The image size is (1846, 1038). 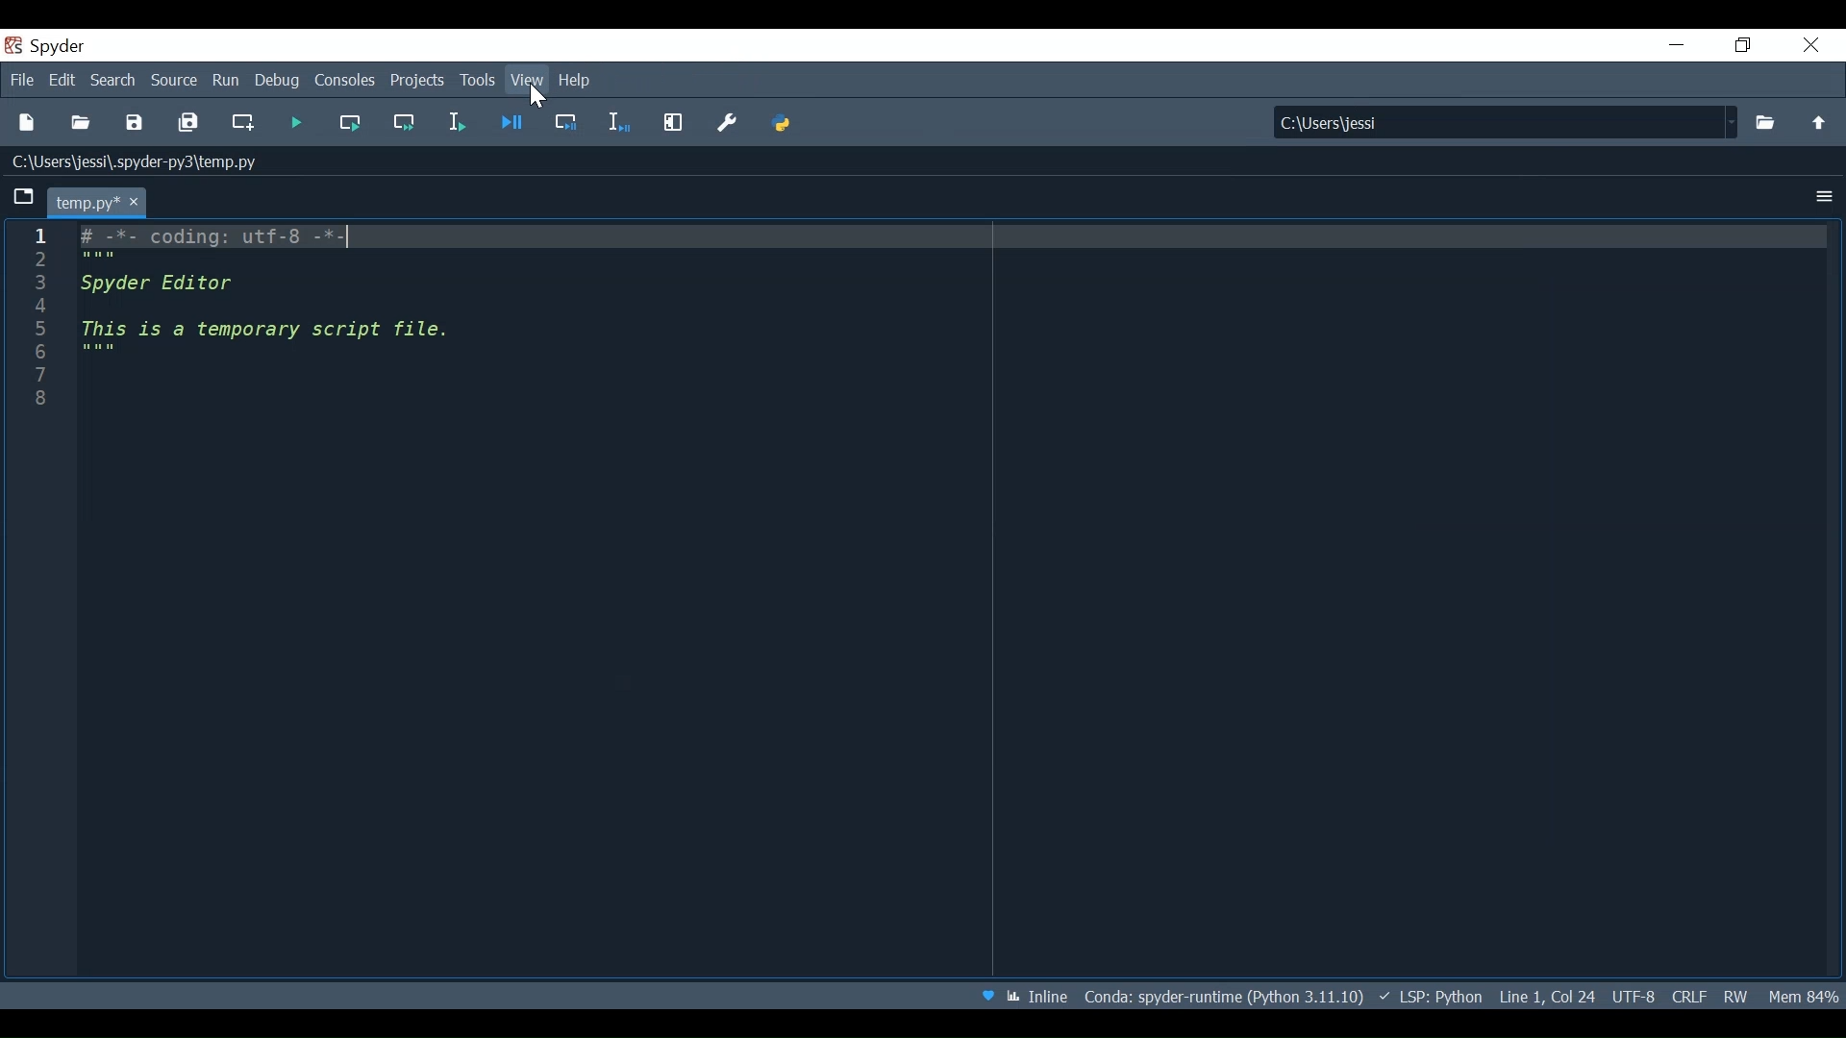 I want to click on # -*- coding: utf-8 -*- """ Spyder Editor  This is a temporary script file. """, so click(x=951, y=333).